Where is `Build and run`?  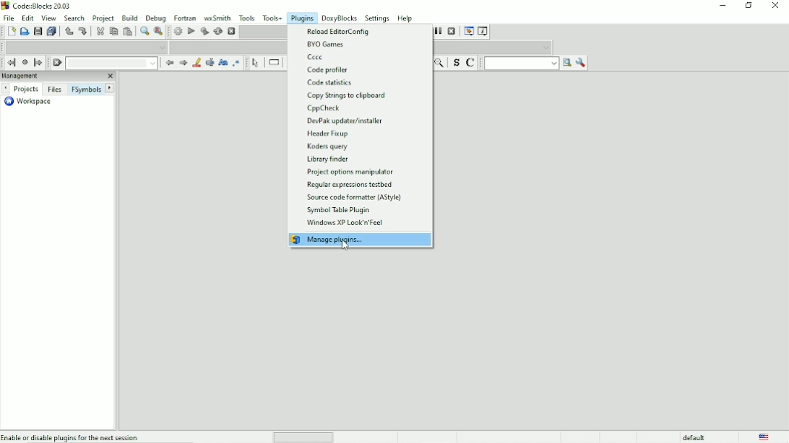
Build and run is located at coordinates (204, 31).